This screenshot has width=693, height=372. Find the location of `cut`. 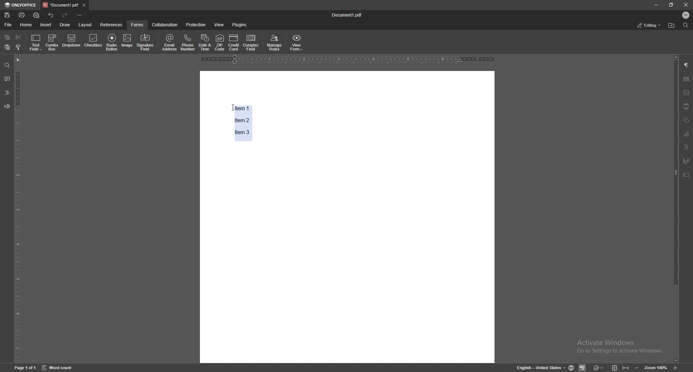

cut is located at coordinates (19, 37).